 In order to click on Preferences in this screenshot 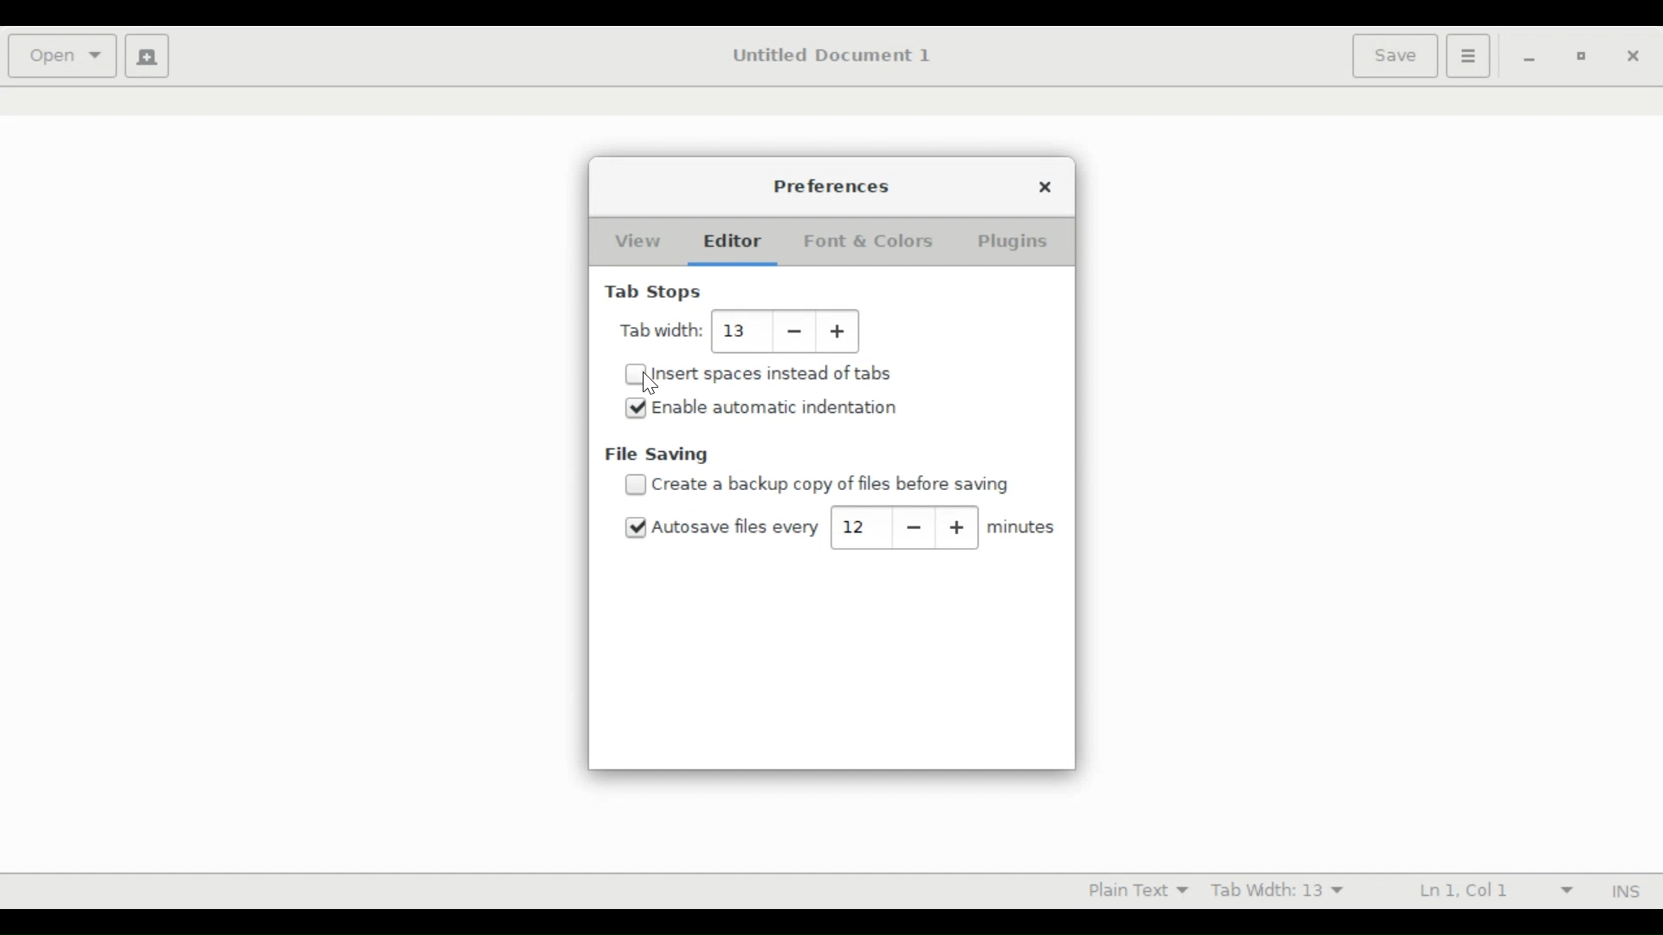, I will do `click(832, 185)`.